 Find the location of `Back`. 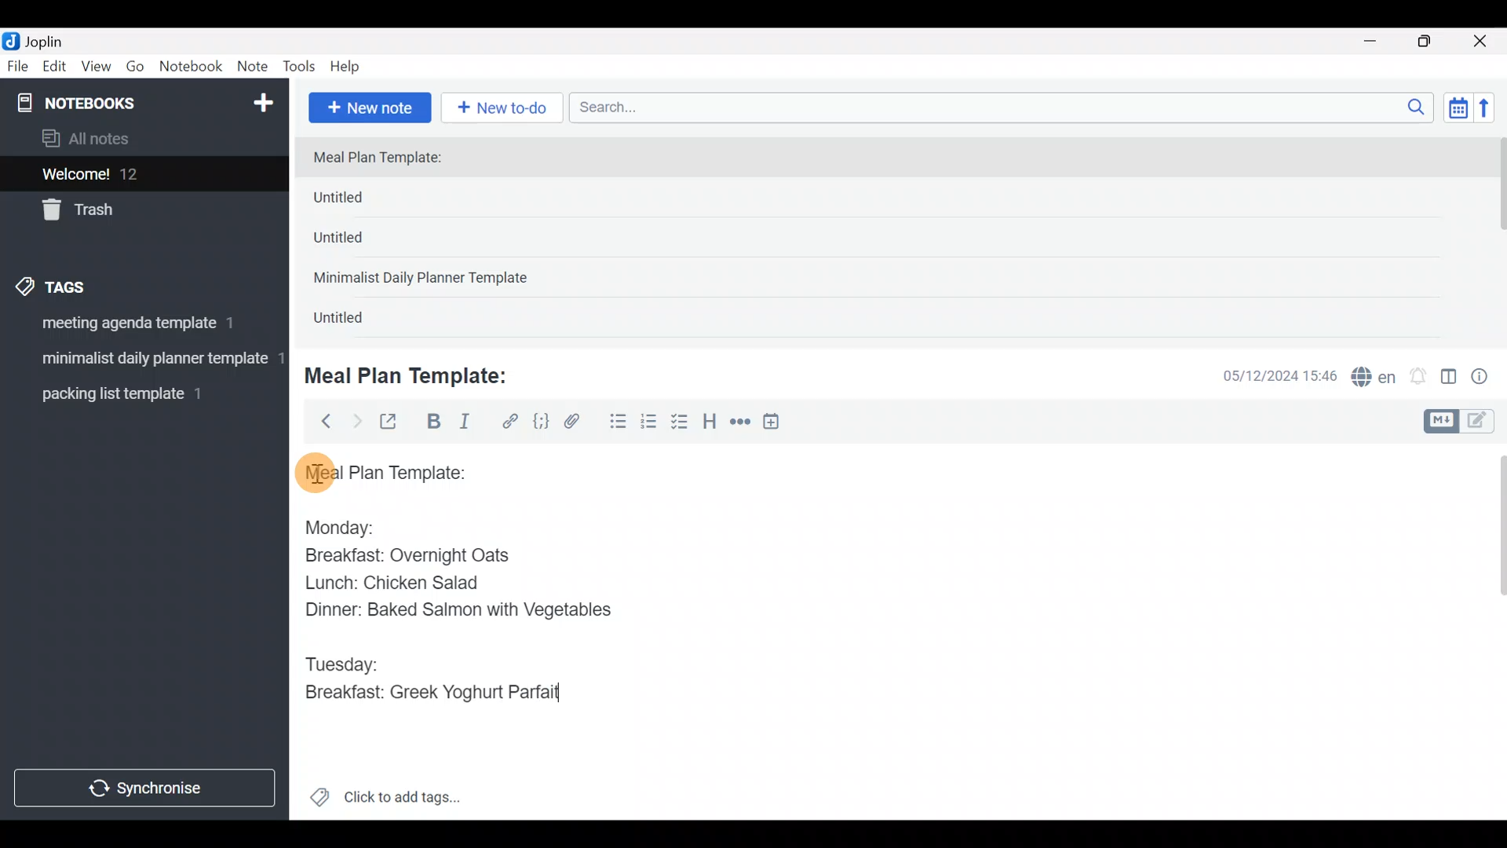

Back is located at coordinates (319, 420).